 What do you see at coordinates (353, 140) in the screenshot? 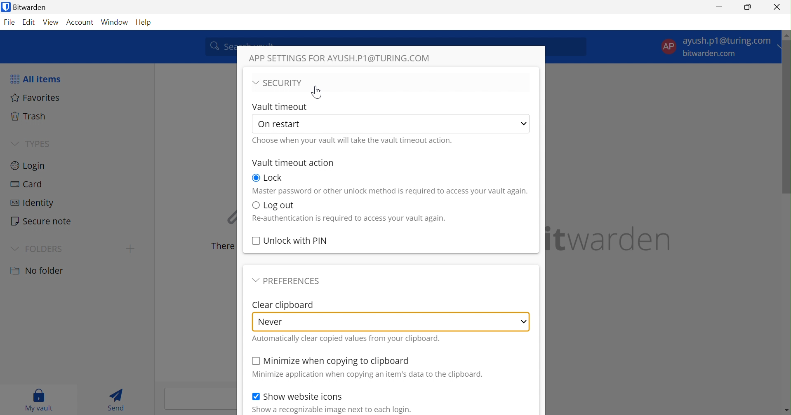
I see `Choose when your vault will take the vault timeout action.` at bounding box center [353, 140].